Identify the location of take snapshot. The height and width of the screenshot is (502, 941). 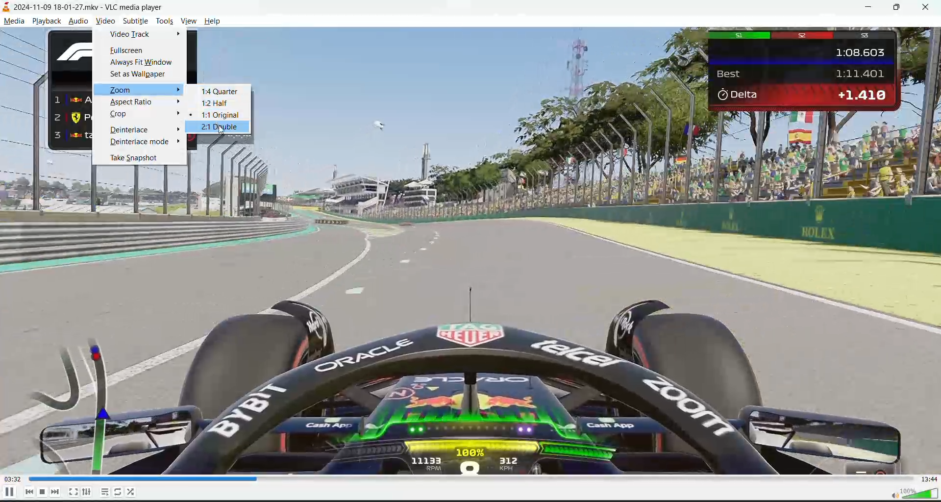
(137, 158).